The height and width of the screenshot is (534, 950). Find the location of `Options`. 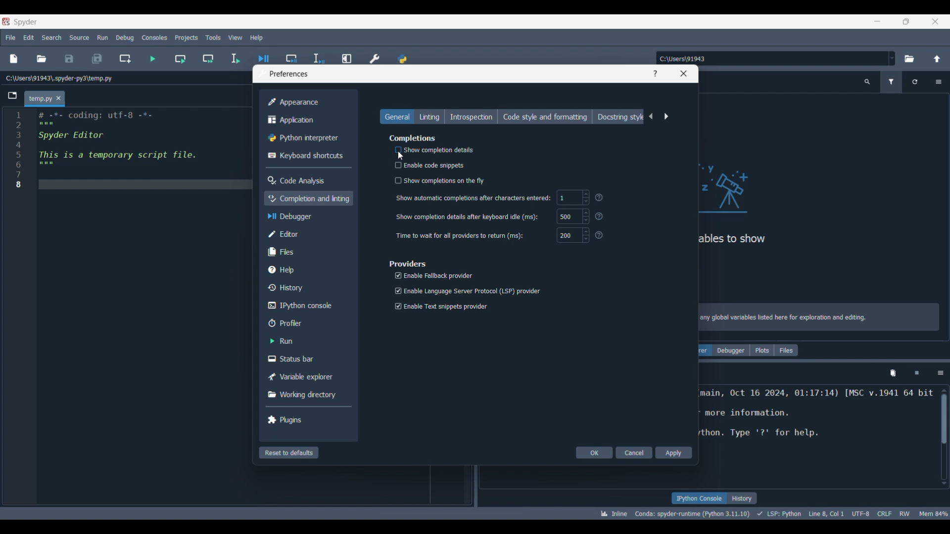

Options is located at coordinates (940, 373).